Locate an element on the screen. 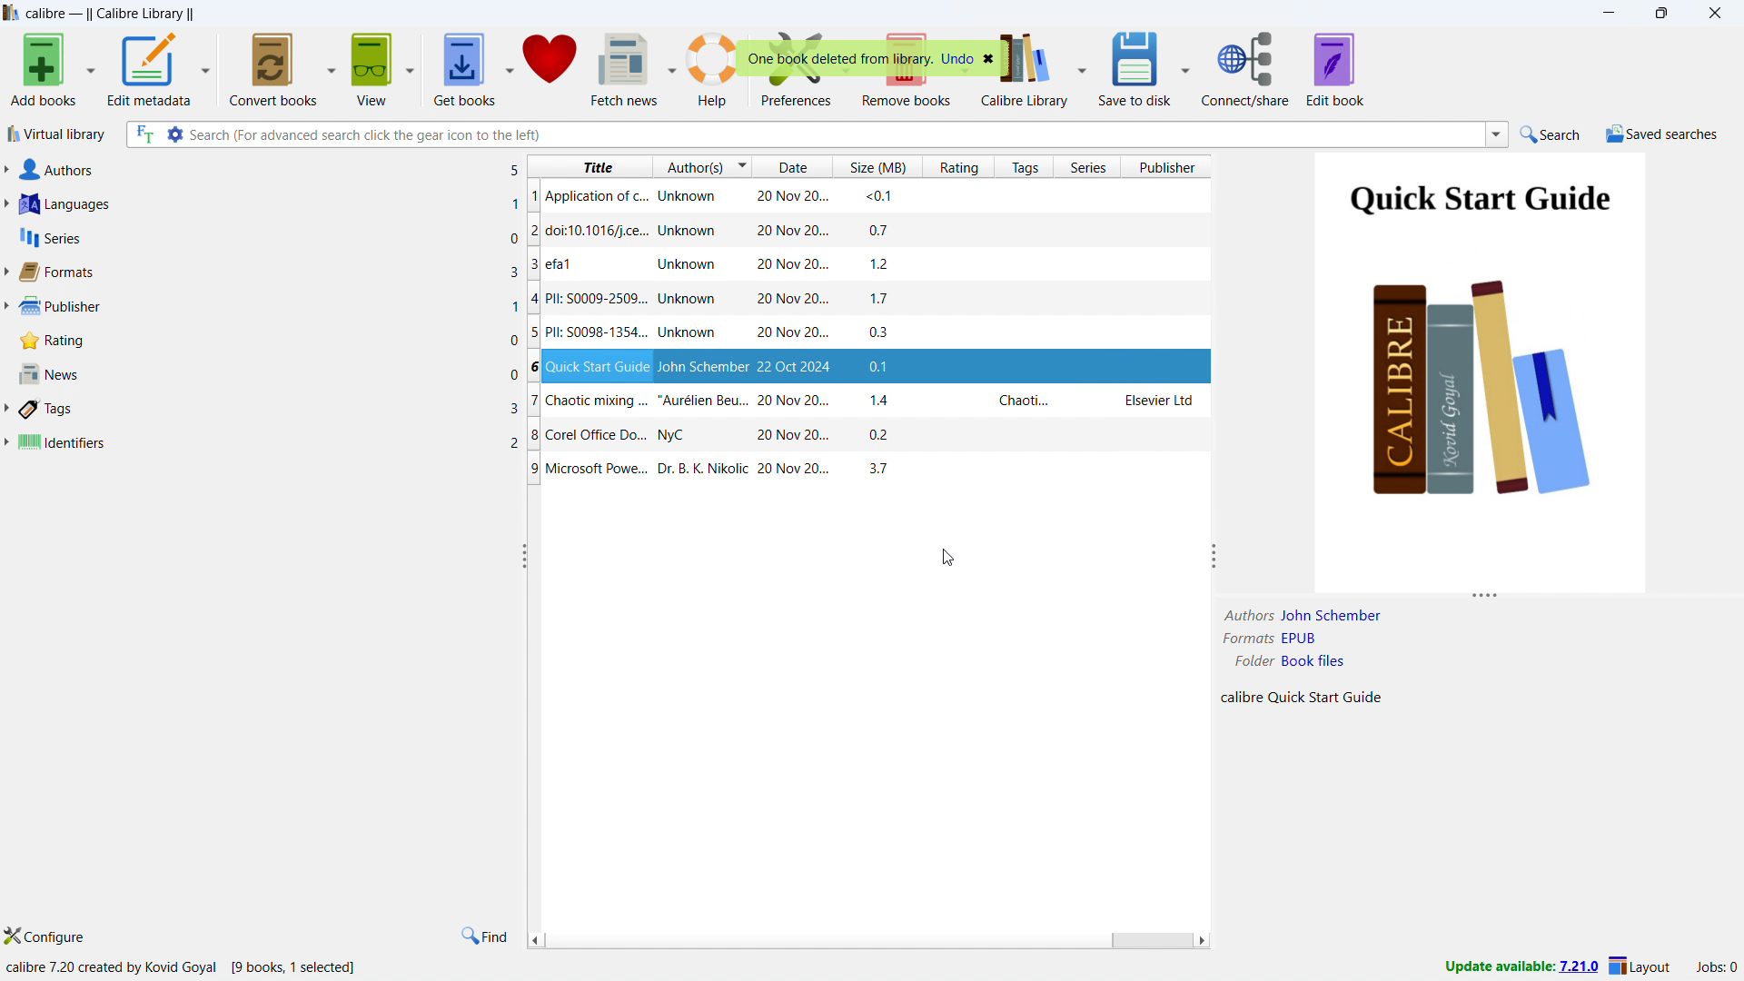 The height and width of the screenshot is (981, 1744). cursor is located at coordinates (946, 557).